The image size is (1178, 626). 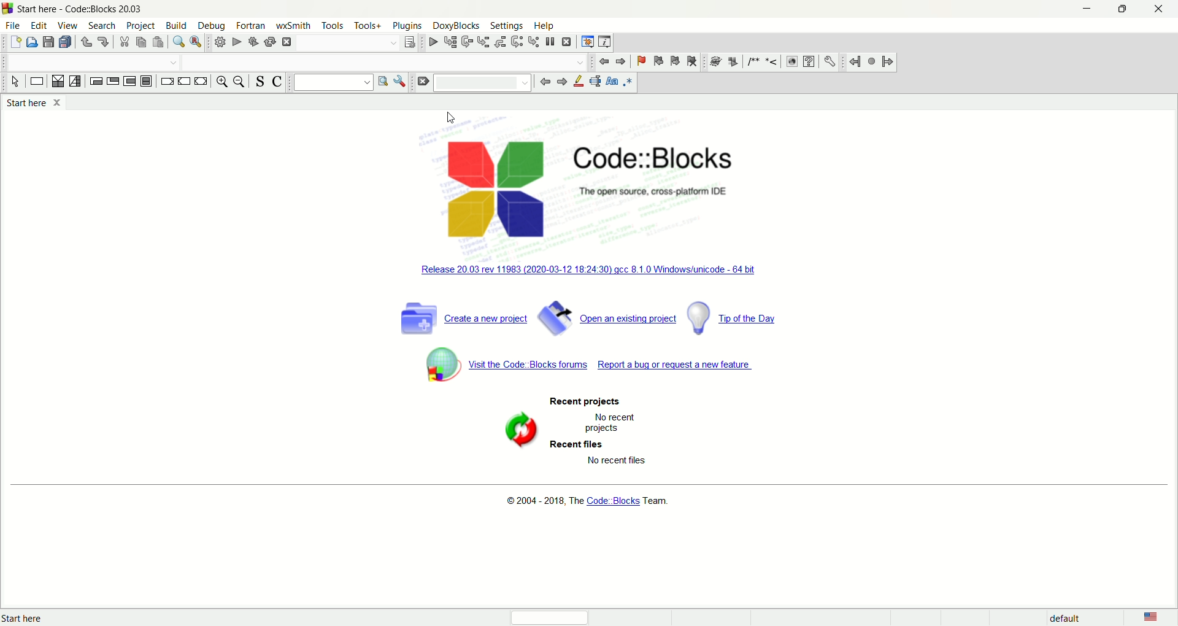 What do you see at coordinates (609, 318) in the screenshot?
I see `open a project` at bounding box center [609, 318].